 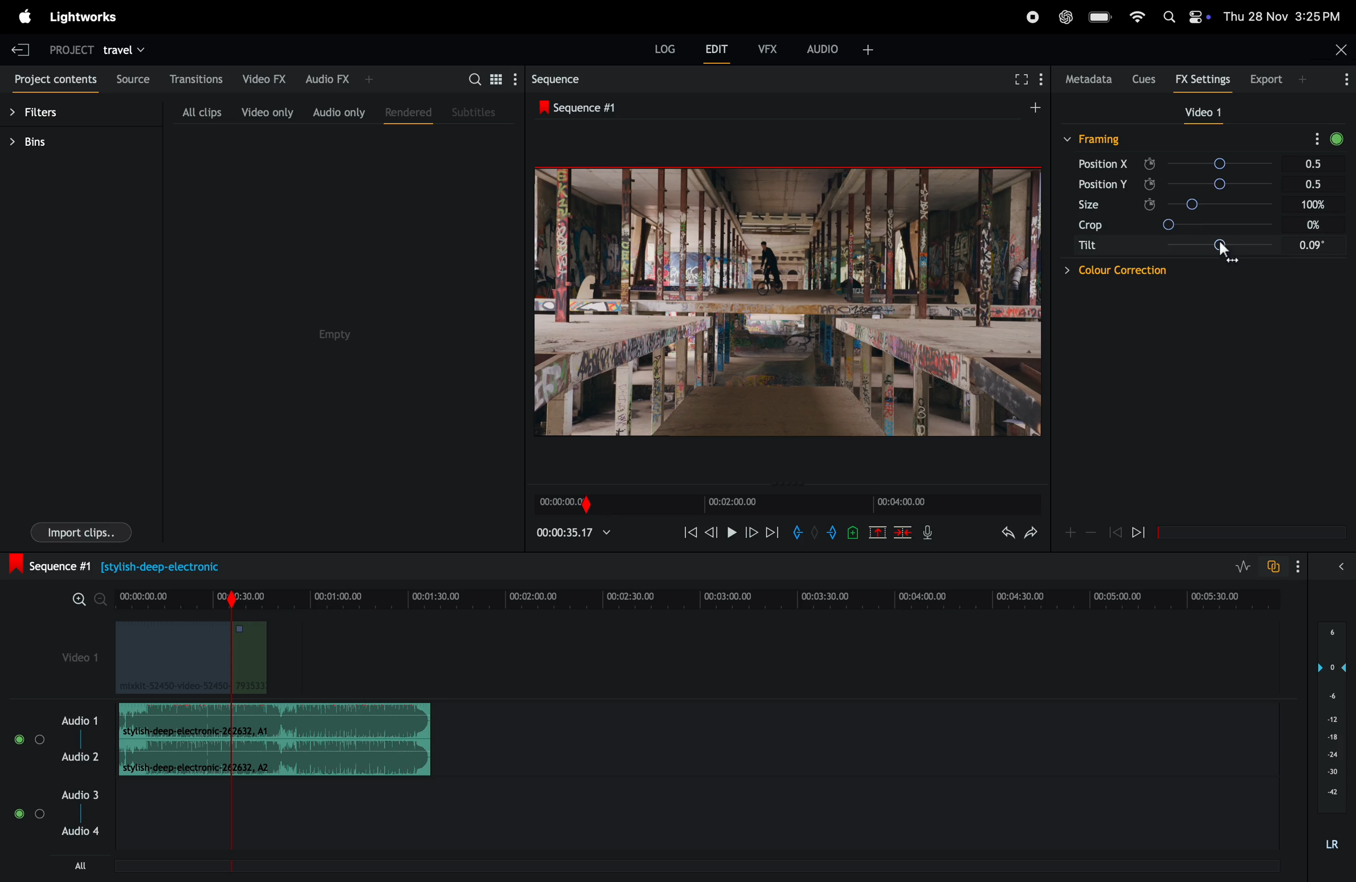 What do you see at coordinates (903, 532) in the screenshot?
I see `delete` at bounding box center [903, 532].